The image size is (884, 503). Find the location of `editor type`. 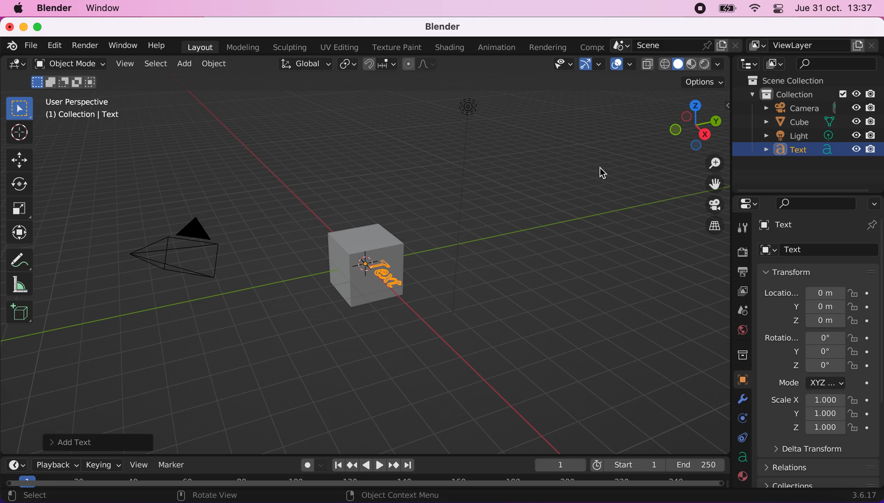

editor type is located at coordinates (749, 203).